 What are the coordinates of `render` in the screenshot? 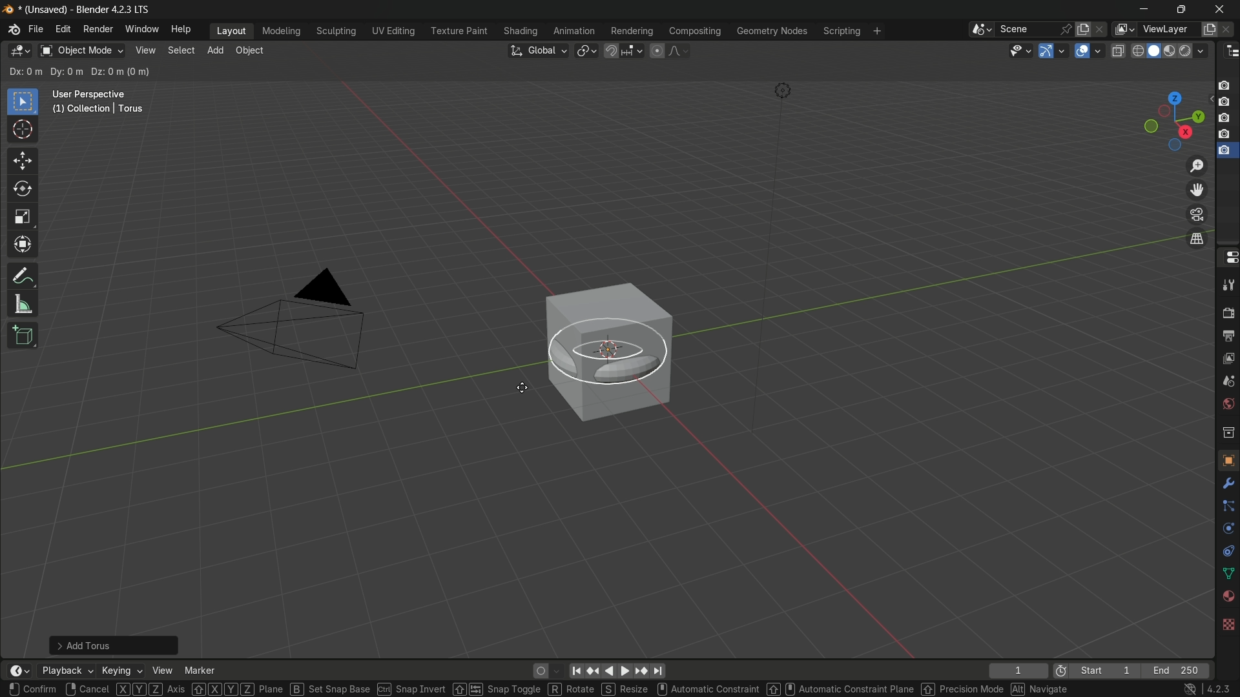 It's located at (1172, 52).